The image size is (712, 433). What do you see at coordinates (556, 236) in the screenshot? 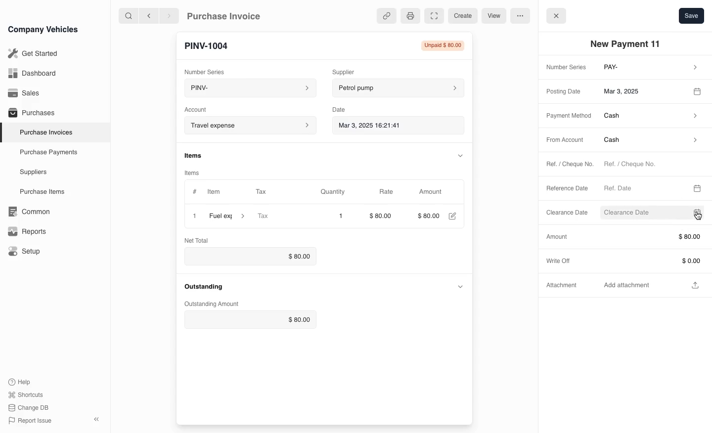
I see `Amount` at bounding box center [556, 236].